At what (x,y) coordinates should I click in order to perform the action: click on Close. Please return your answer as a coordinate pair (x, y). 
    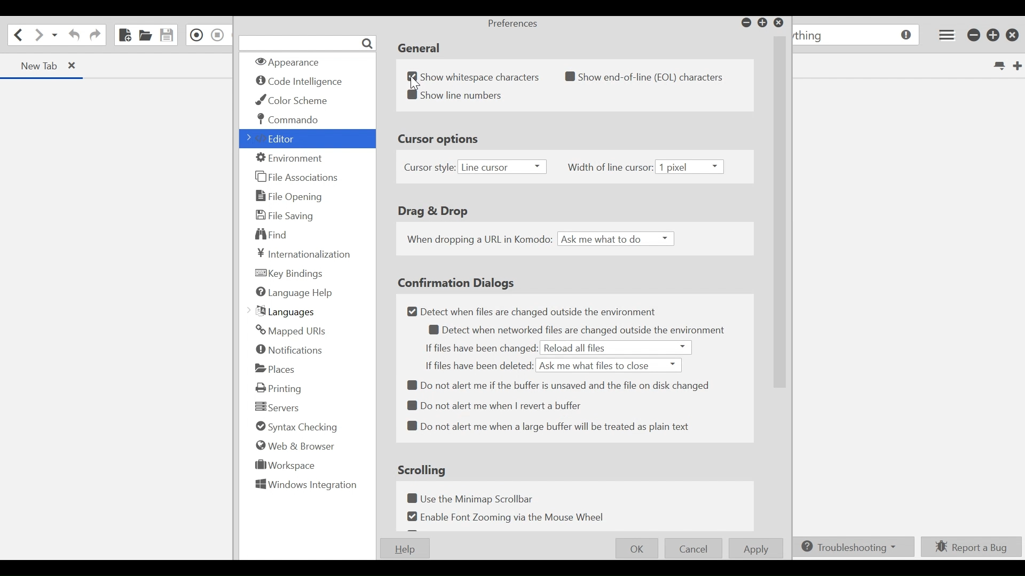
    Looking at the image, I should click on (1013, 35).